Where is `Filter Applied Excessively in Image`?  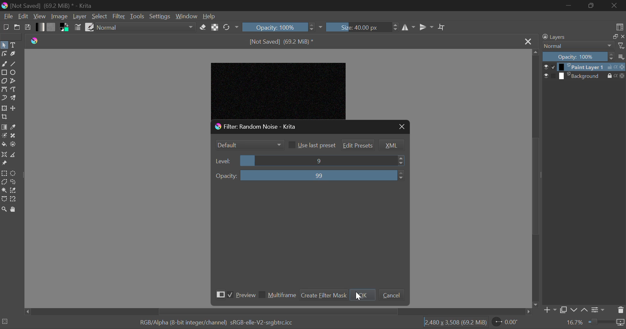 Filter Applied Excessively in Image is located at coordinates (284, 88).